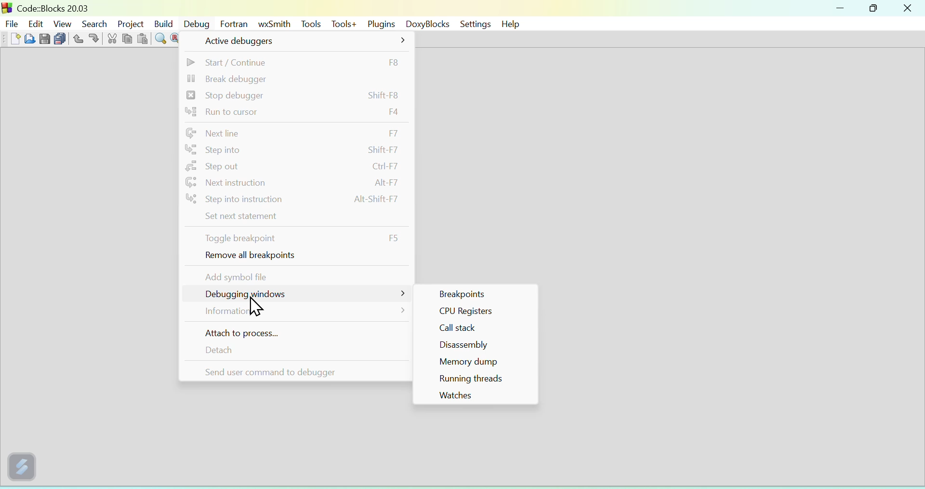 This screenshot has width=925, height=489. What do you see at coordinates (127, 39) in the screenshot?
I see `copy` at bounding box center [127, 39].